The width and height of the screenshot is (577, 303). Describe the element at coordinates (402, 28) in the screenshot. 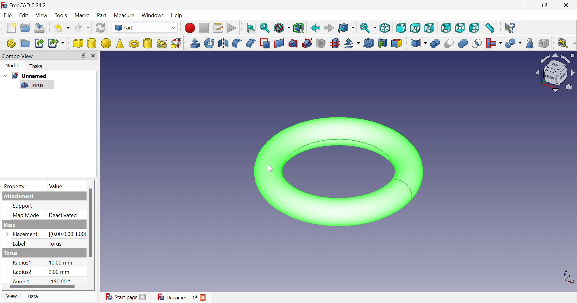

I see `Front` at that location.